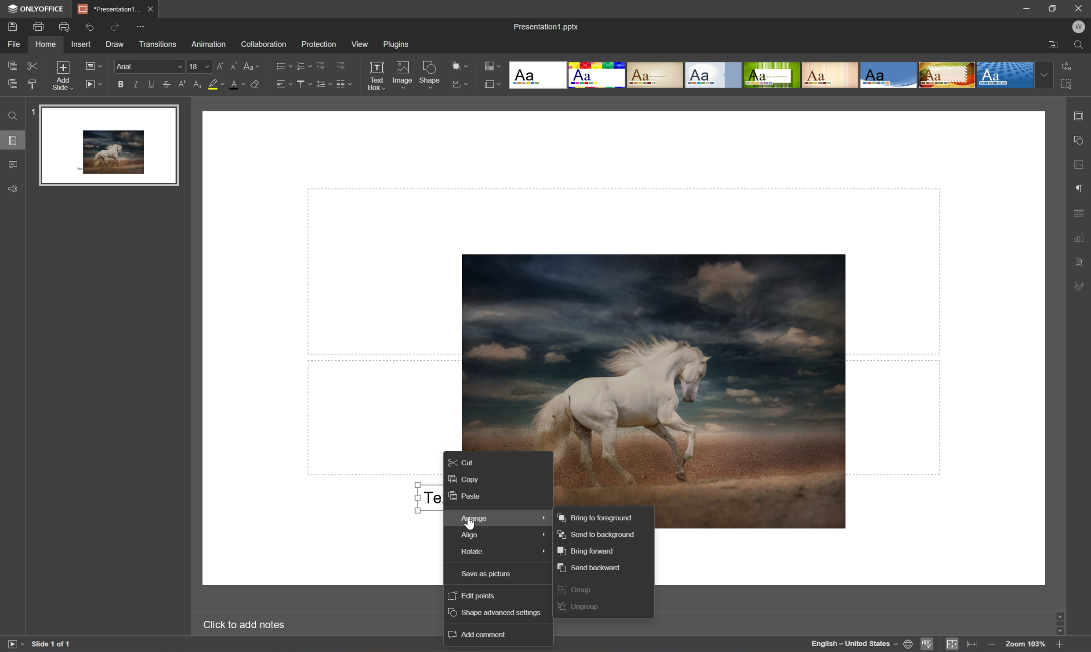  I want to click on Cut, so click(33, 65).